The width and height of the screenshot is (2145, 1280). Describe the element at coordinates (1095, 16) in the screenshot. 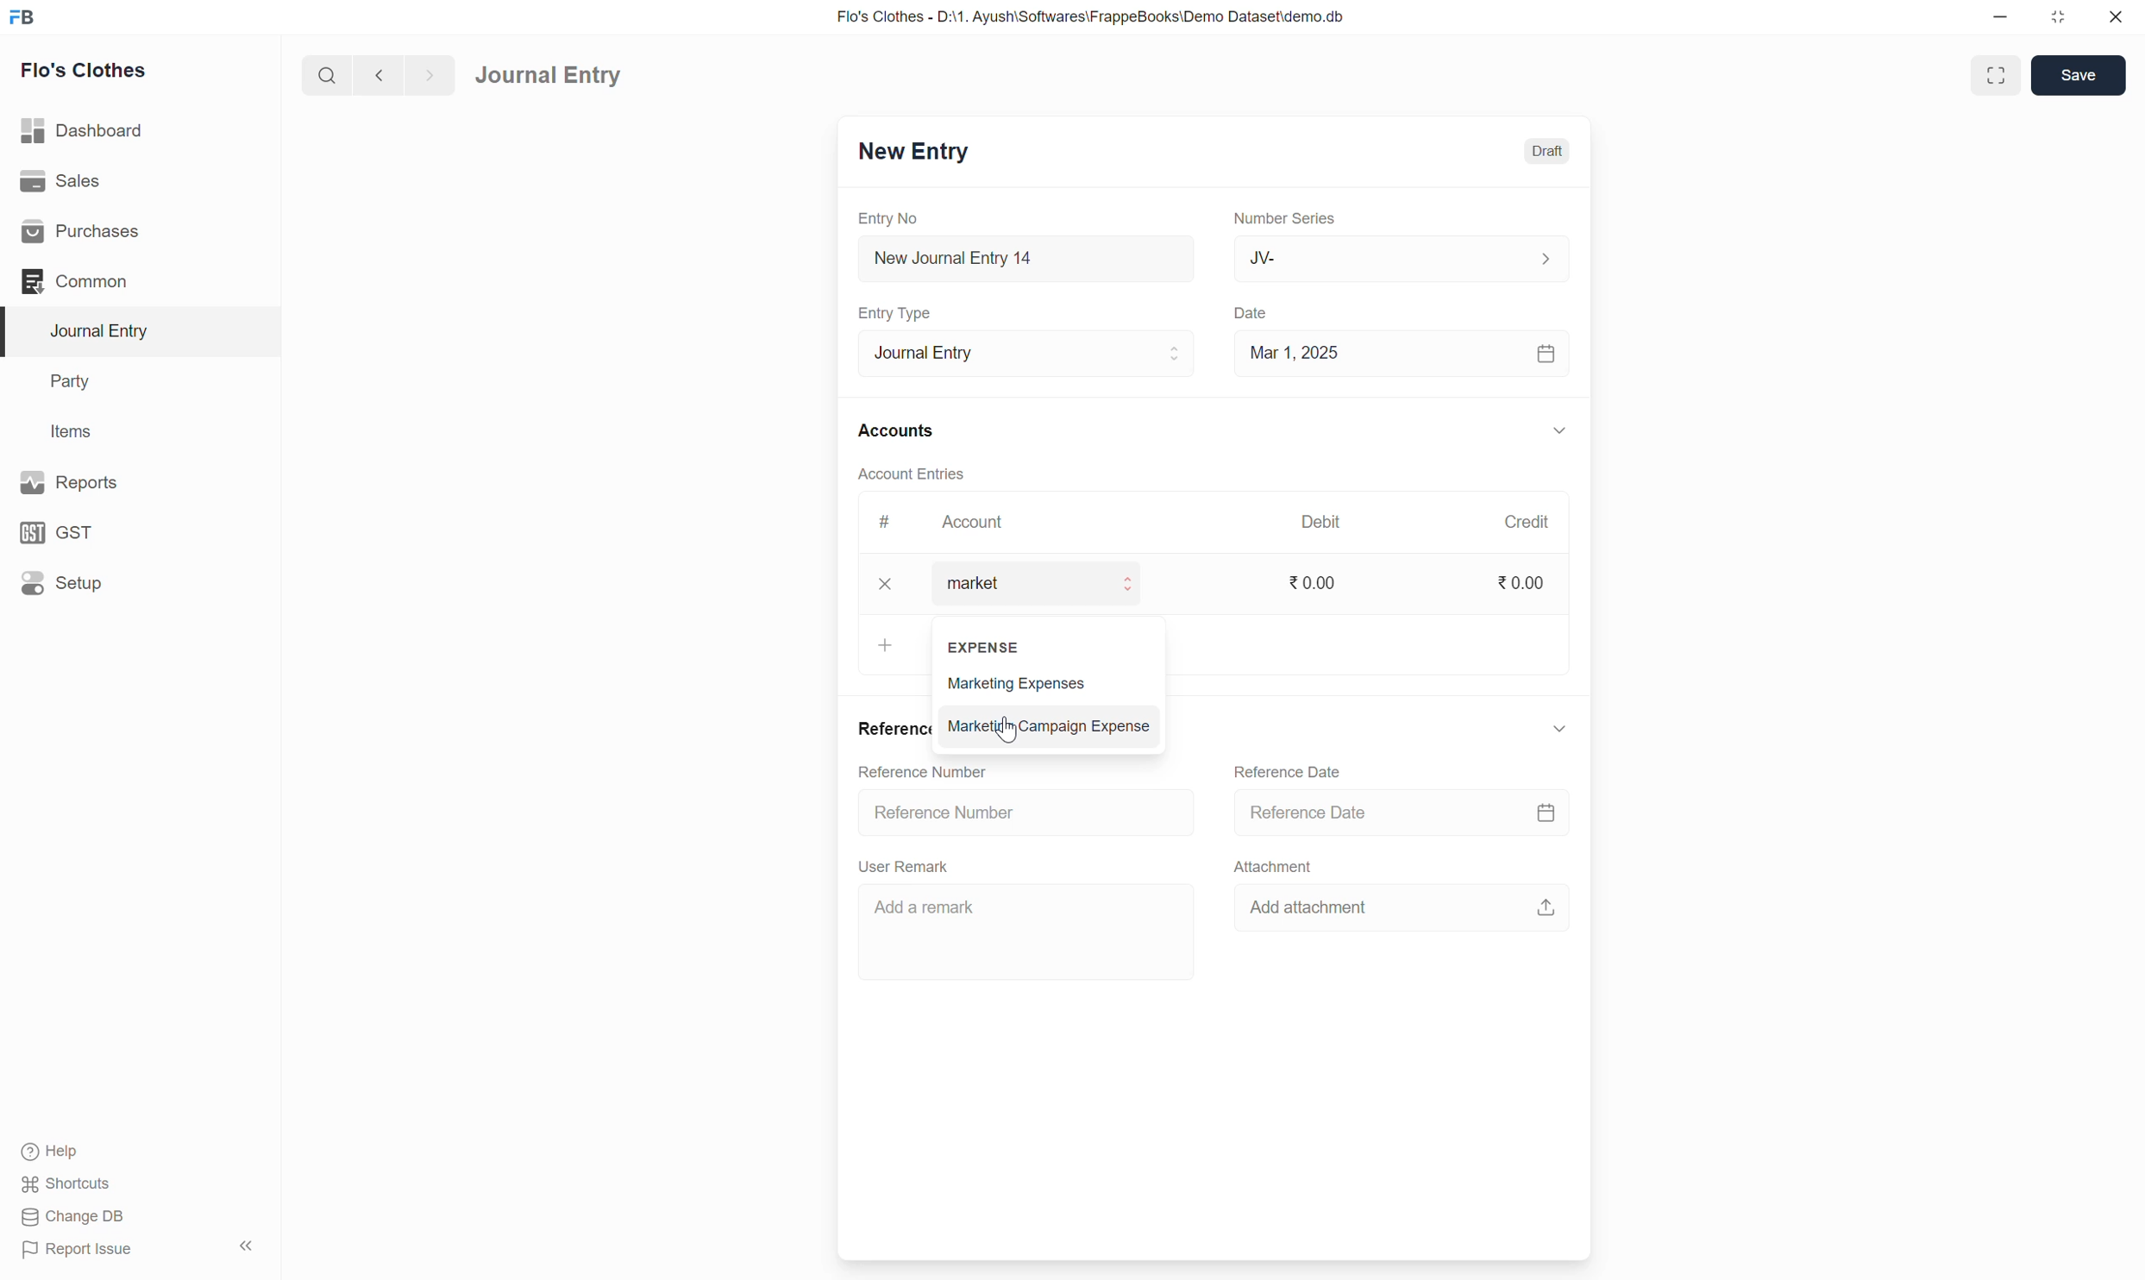

I see `Flo's Clothes - D:\1. Ayush\Softwares\FrappeBooks\Demo Dataset\demo.db` at that location.